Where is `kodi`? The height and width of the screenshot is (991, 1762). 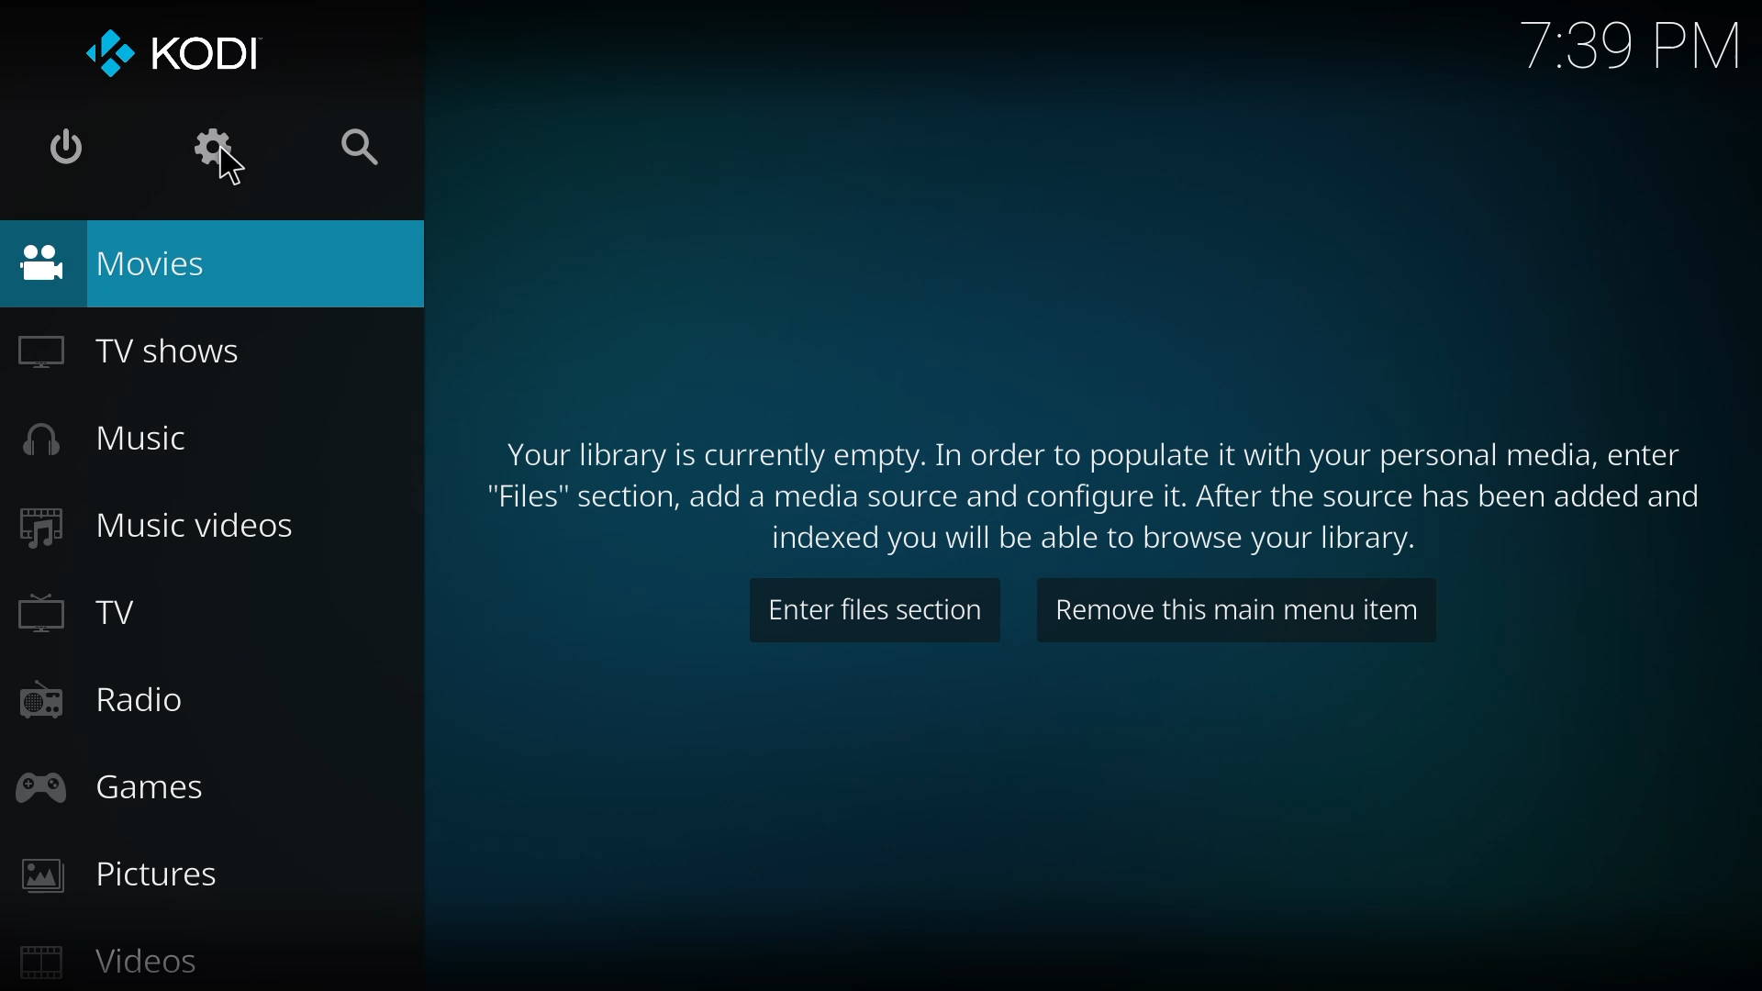 kodi is located at coordinates (171, 51).